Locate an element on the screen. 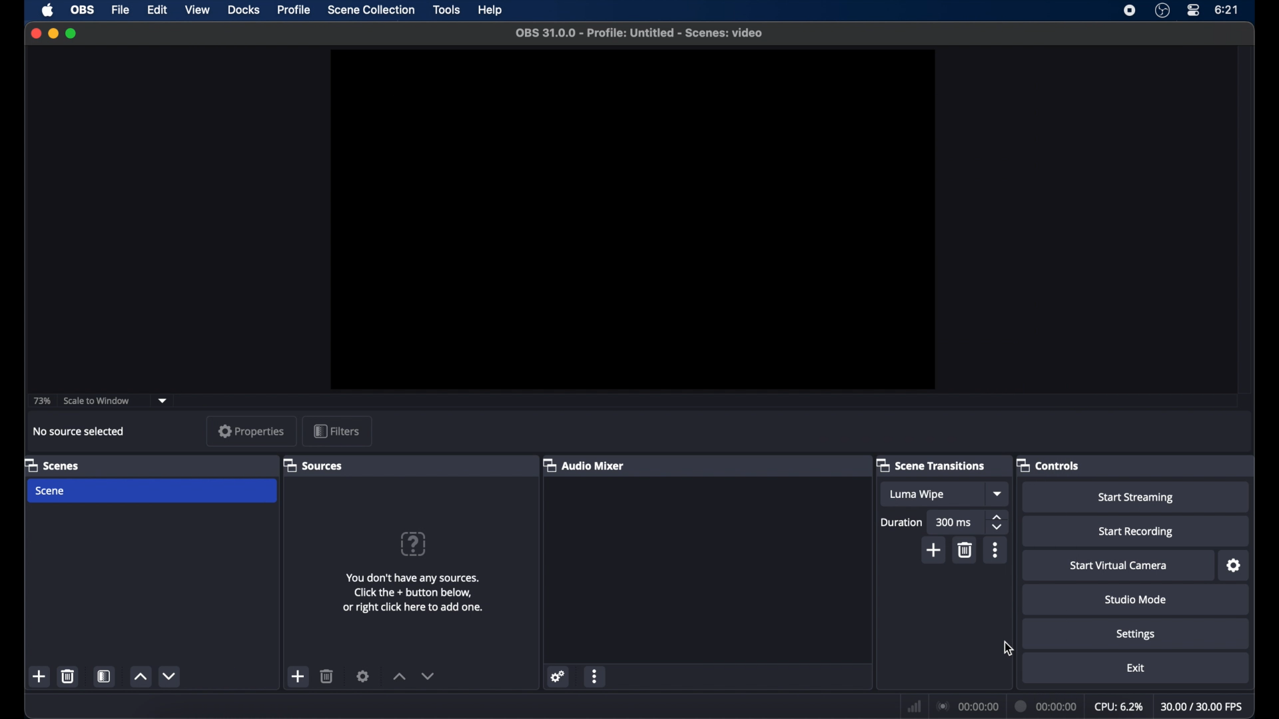  filters is located at coordinates (337, 431).